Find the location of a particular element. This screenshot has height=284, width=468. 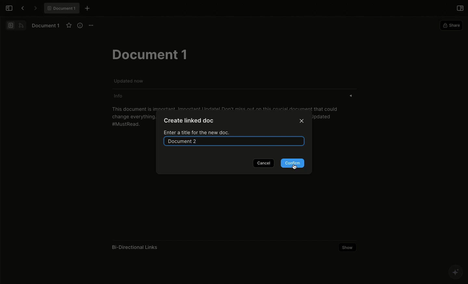

Open right panel is located at coordinates (459, 8).